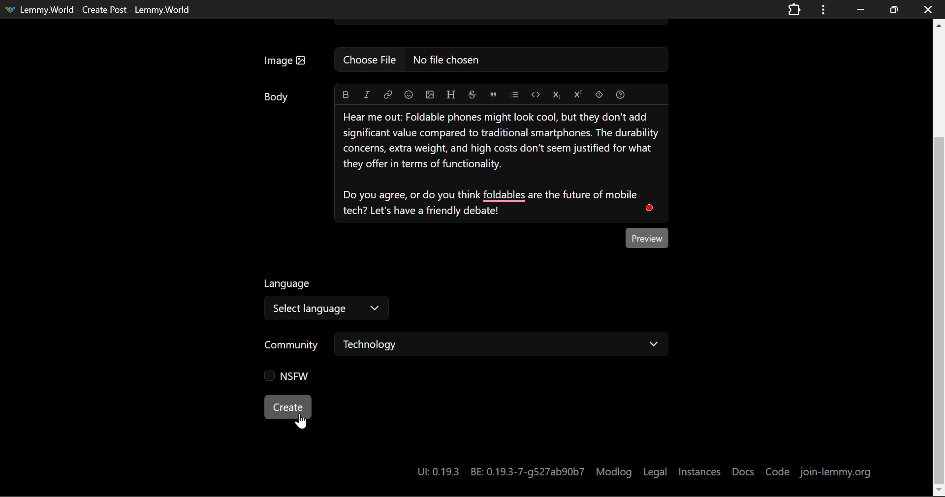  Describe the element at coordinates (410, 95) in the screenshot. I see `emoji` at that location.